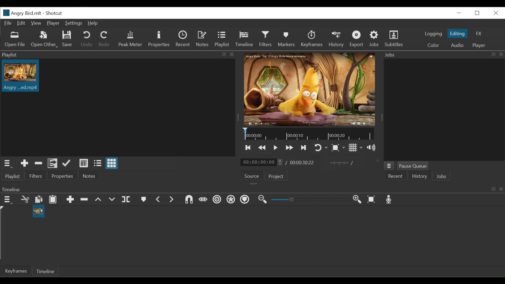 The height and width of the screenshot is (284, 505). I want to click on Media Viewer, so click(310, 89).